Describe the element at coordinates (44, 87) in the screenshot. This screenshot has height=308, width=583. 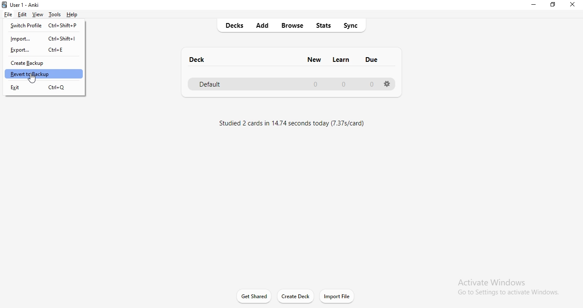
I see `exit` at that location.